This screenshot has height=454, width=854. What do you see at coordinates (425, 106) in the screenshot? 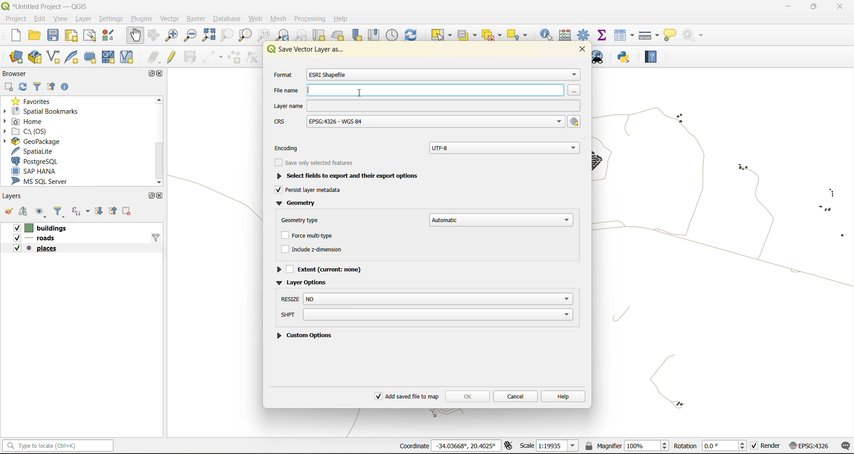
I see `Layer` at bounding box center [425, 106].